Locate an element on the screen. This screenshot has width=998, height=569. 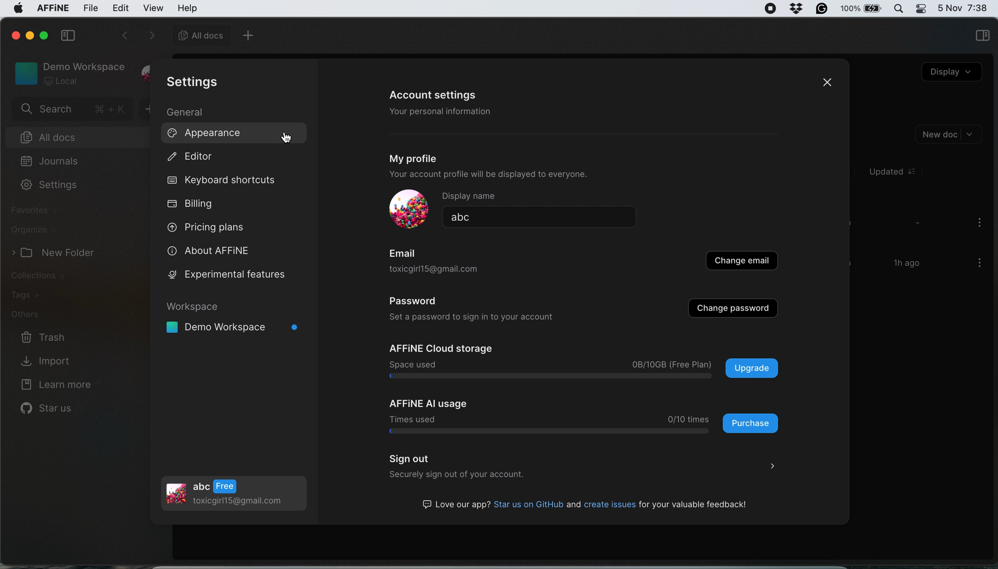
search is located at coordinates (72, 110).